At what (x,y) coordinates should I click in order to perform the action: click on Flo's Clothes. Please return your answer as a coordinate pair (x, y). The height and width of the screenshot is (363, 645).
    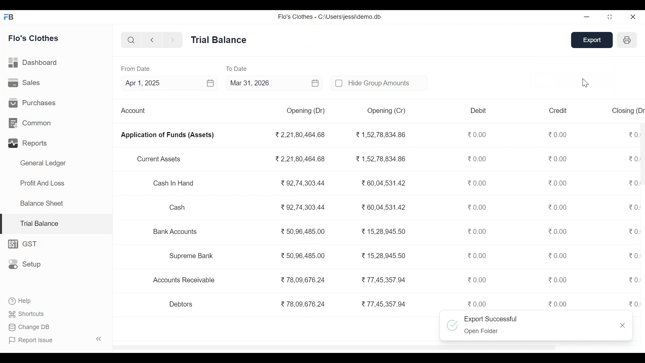
    Looking at the image, I should click on (33, 38).